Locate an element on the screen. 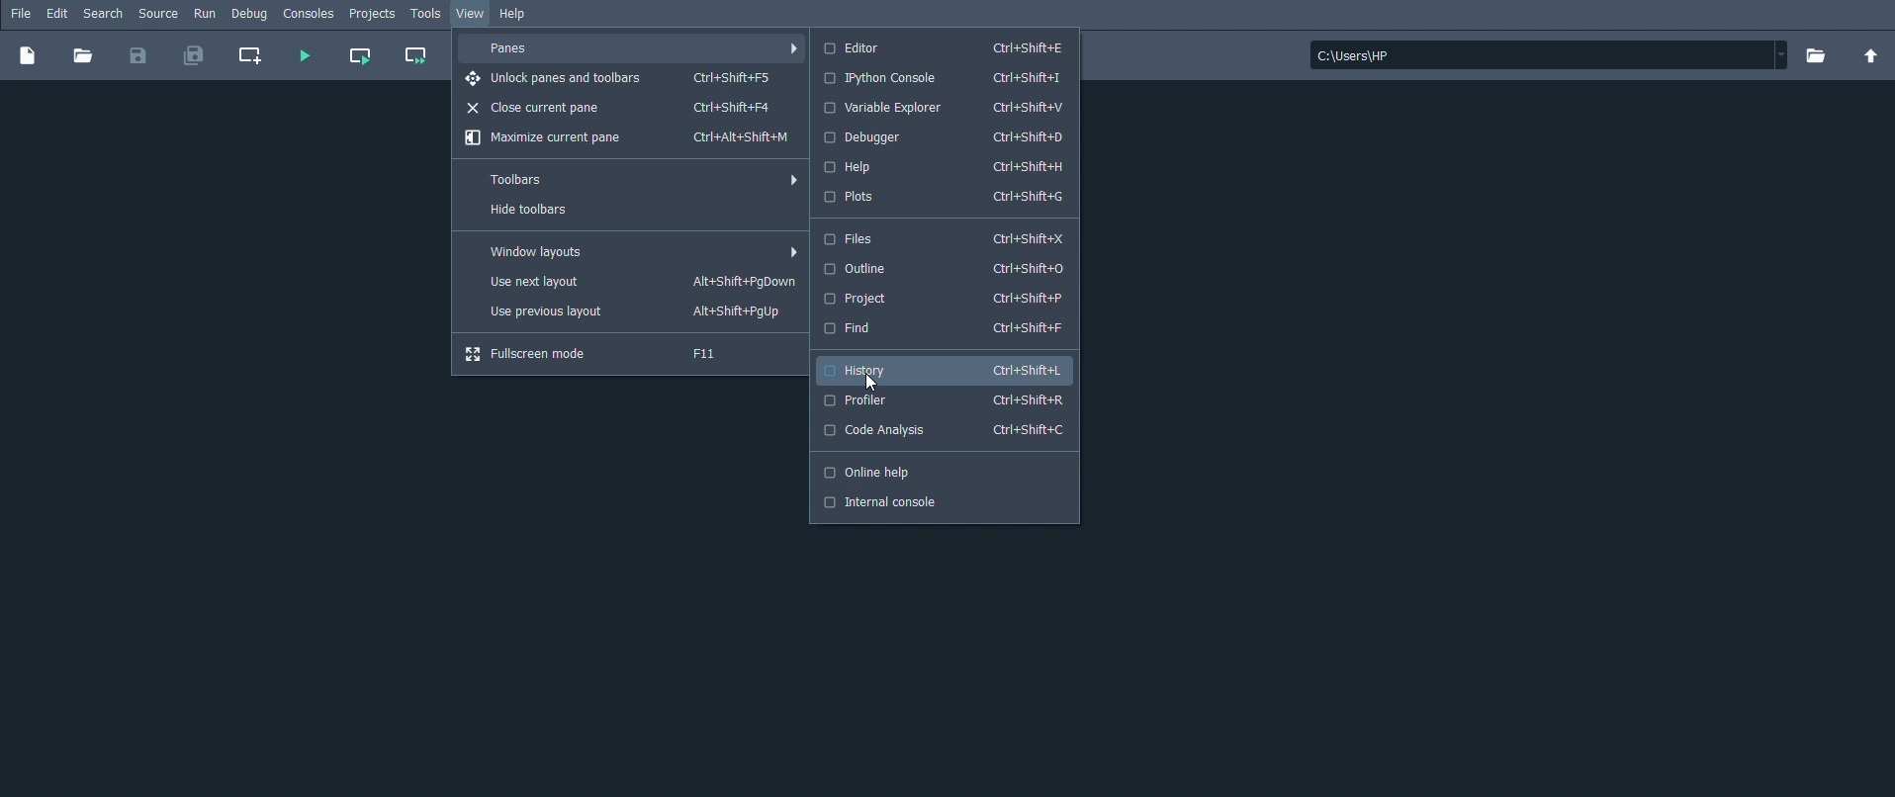 The image size is (1895, 797). Plots is located at coordinates (950, 197).